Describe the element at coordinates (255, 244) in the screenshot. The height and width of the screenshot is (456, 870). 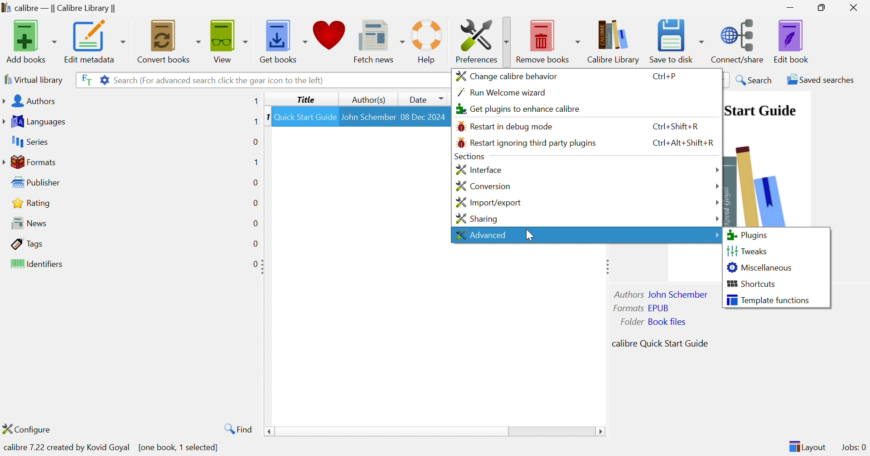
I see `0` at that location.